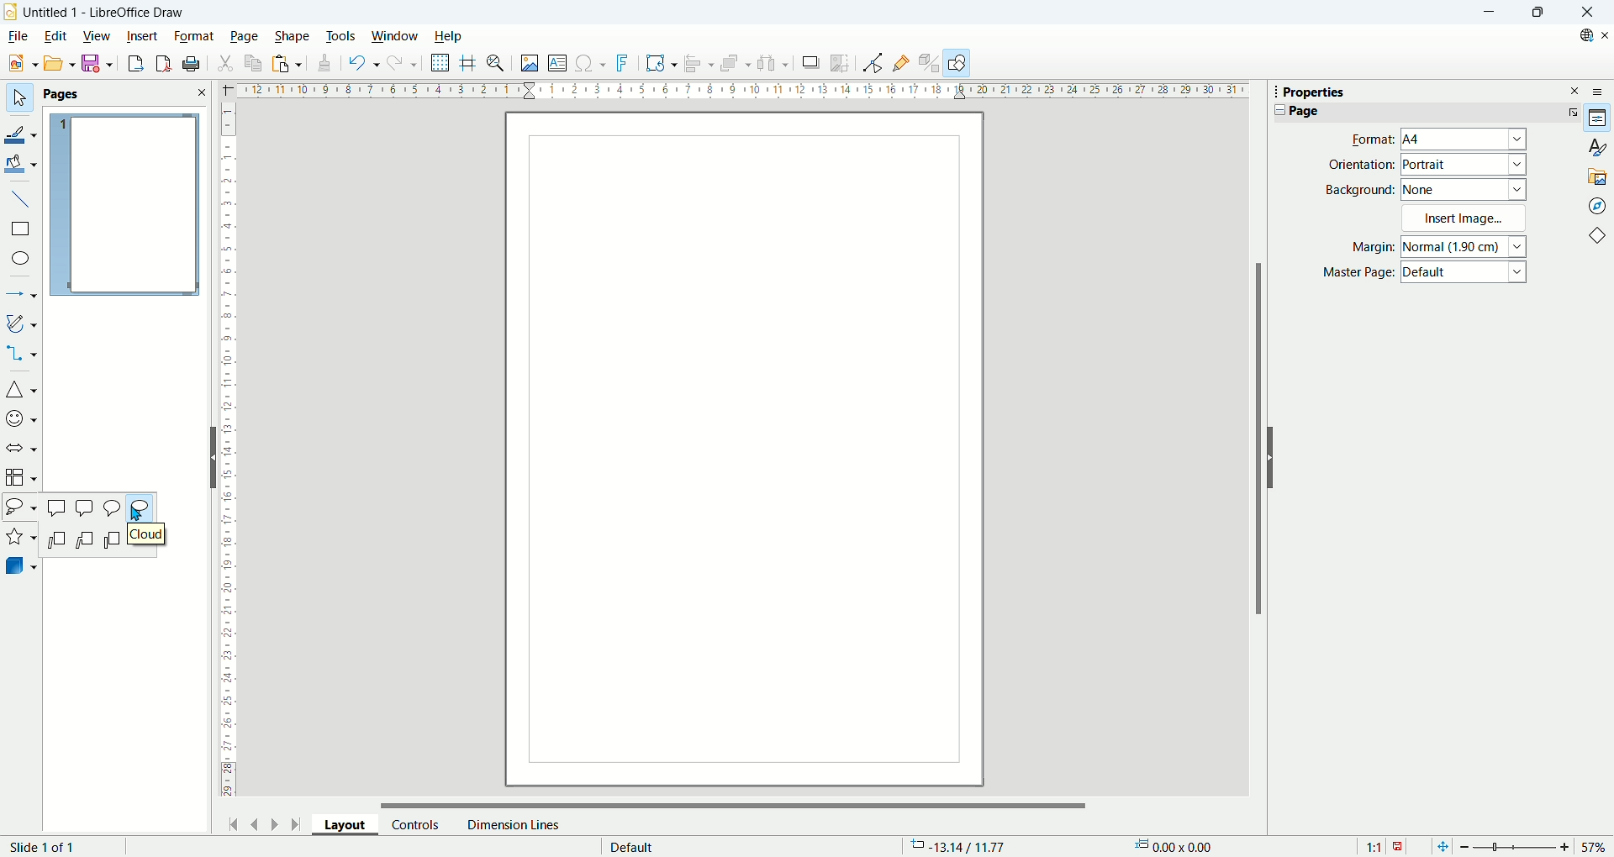 This screenshot has width=1614, height=857. What do you see at coordinates (744, 449) in the screenshot?
I see `Main Page` at bounding box center [744, 449].